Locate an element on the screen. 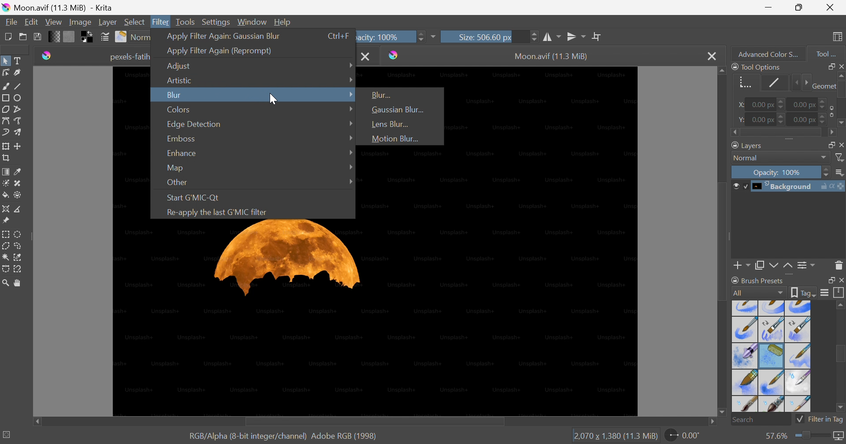  Restore down is located at coordinates (828, 280).